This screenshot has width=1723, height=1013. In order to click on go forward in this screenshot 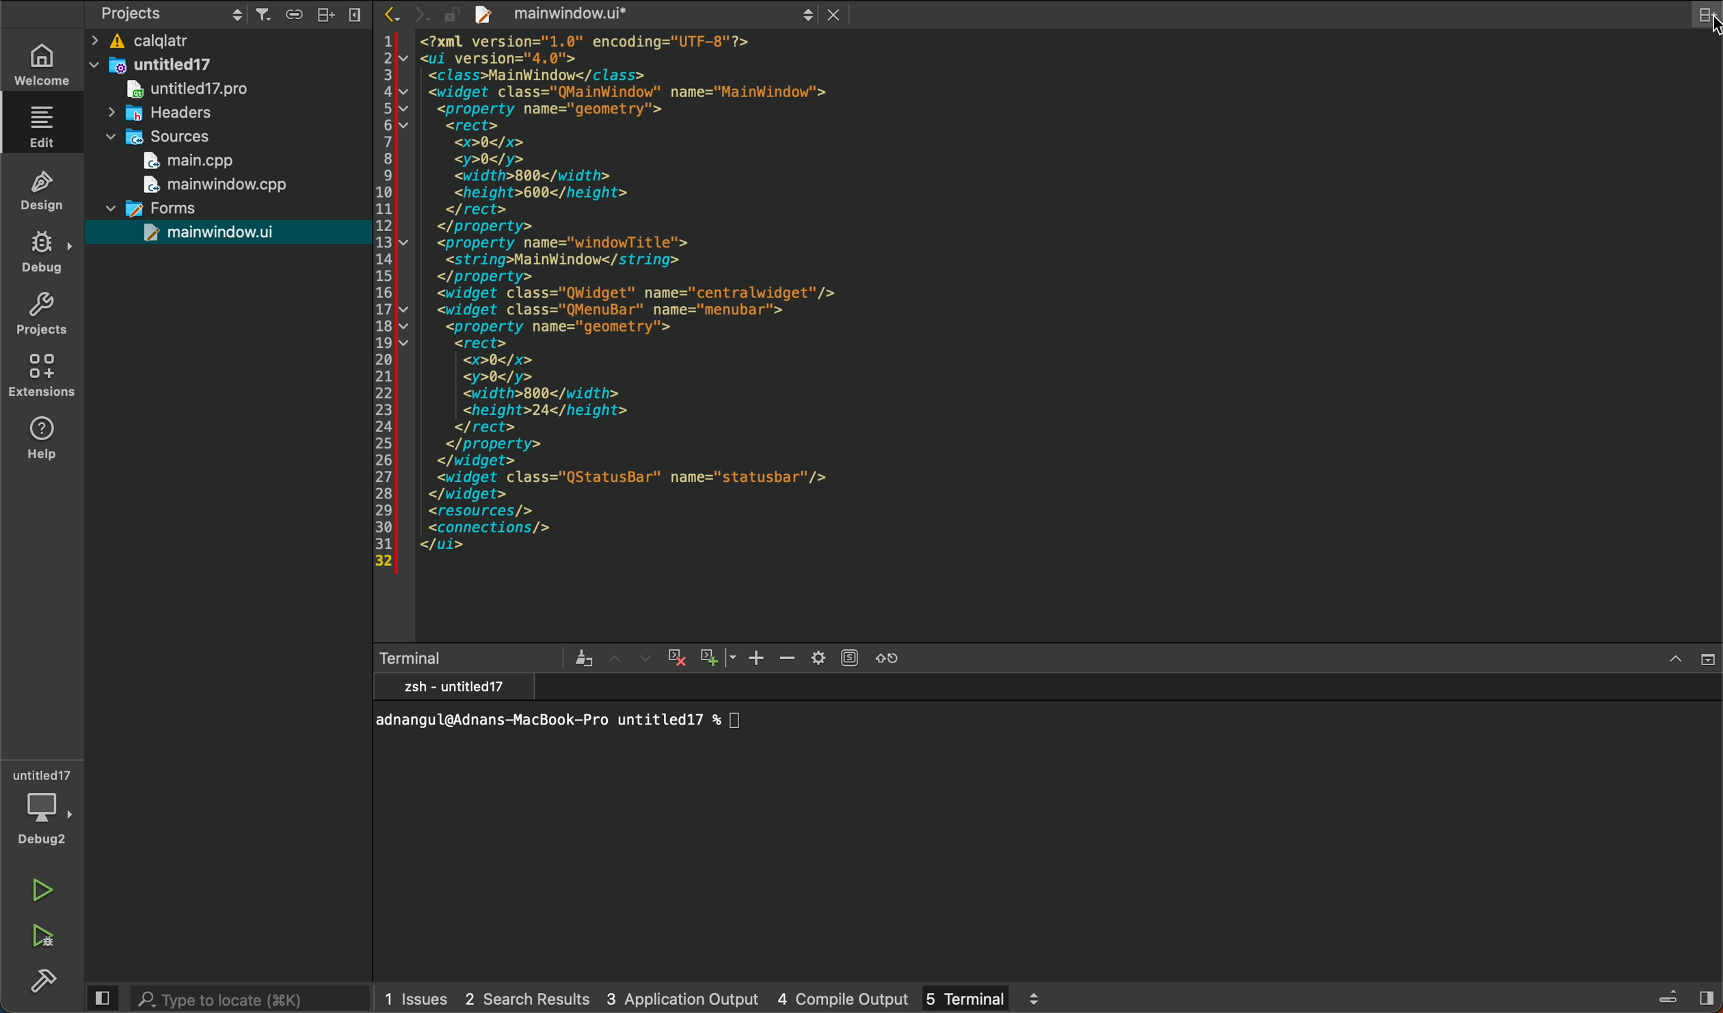, I will do `click(422, 14)`.